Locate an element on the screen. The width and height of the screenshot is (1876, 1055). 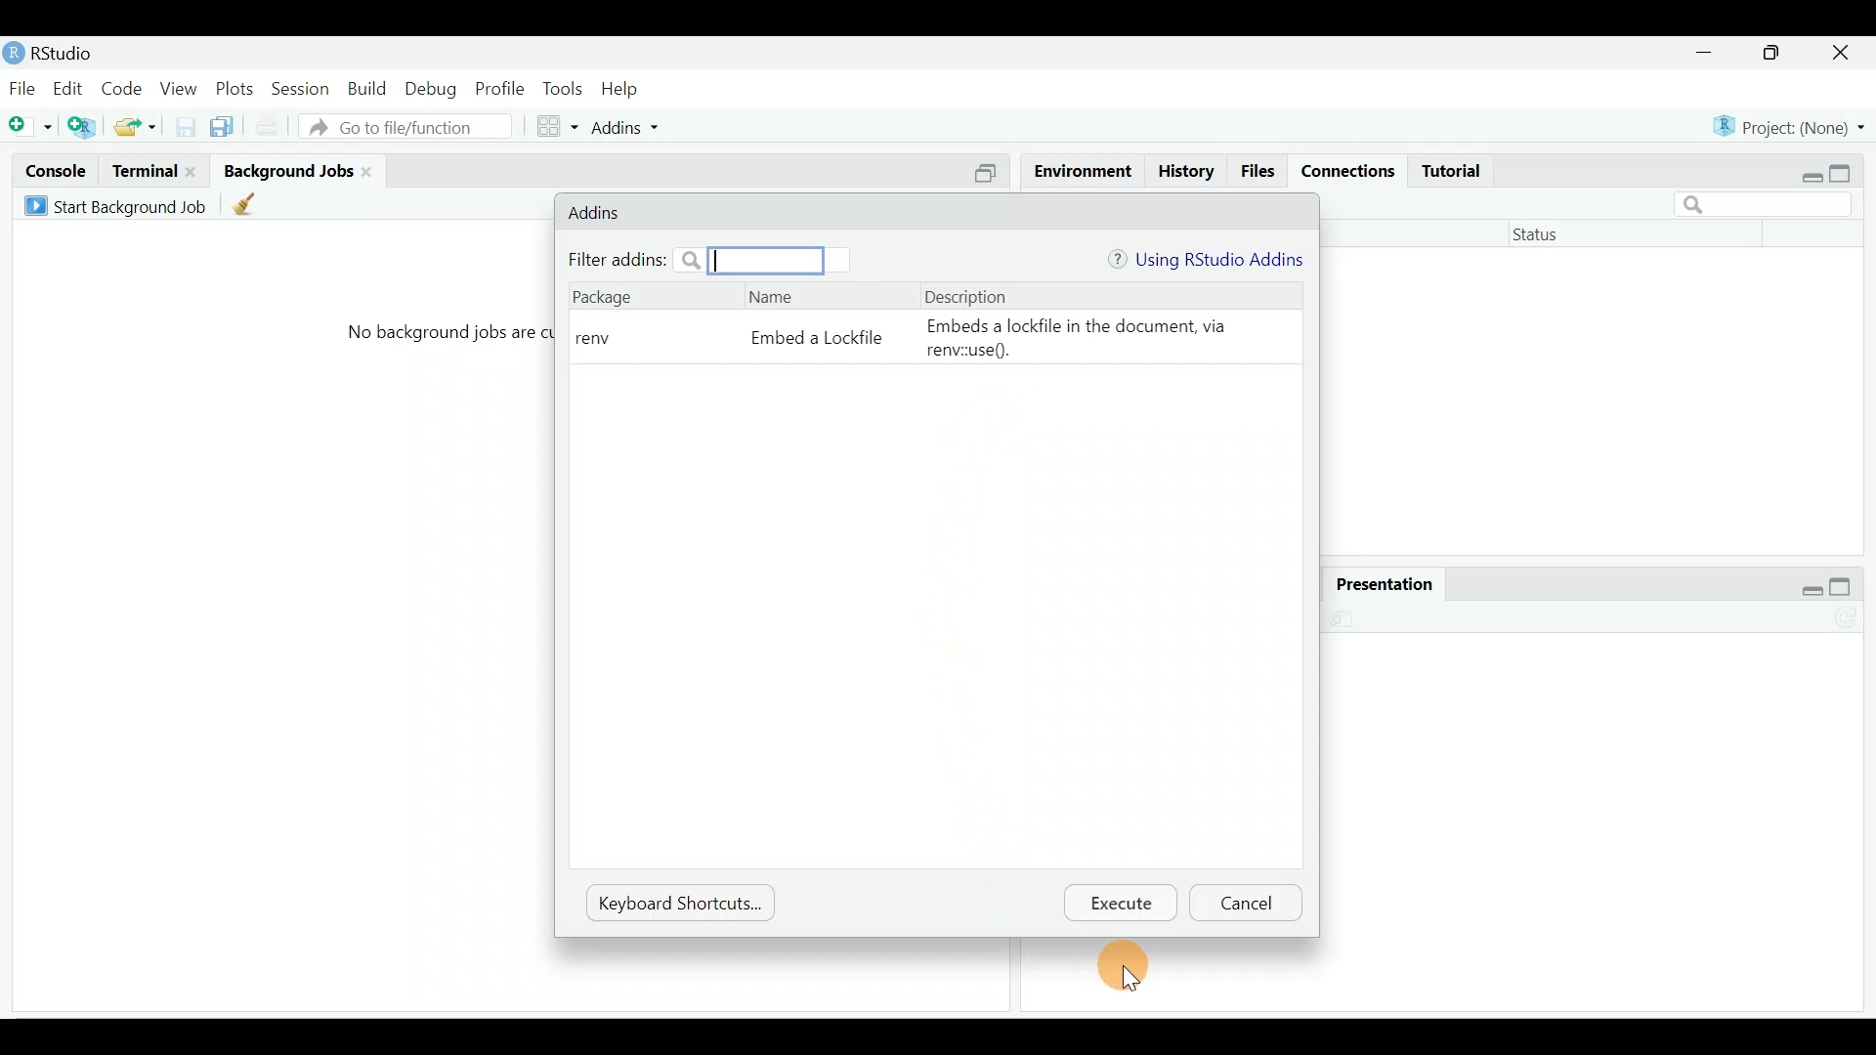
maximize is located at coordinates (1848, 170).